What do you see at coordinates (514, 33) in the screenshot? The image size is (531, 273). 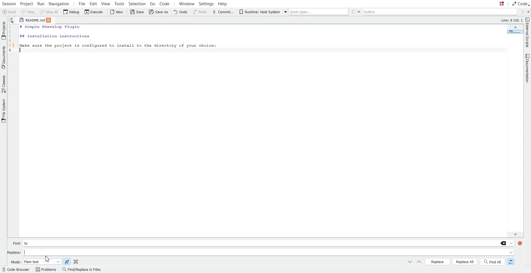 I see `Page Overview` at bounding box center [514, 33].